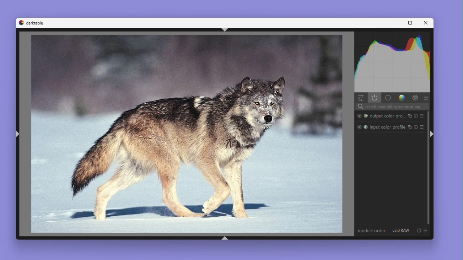  What do you see at coordinates (401, 230) in the screenshot?
I see `V 3.0 RAW` at bounding box center [401, 230].